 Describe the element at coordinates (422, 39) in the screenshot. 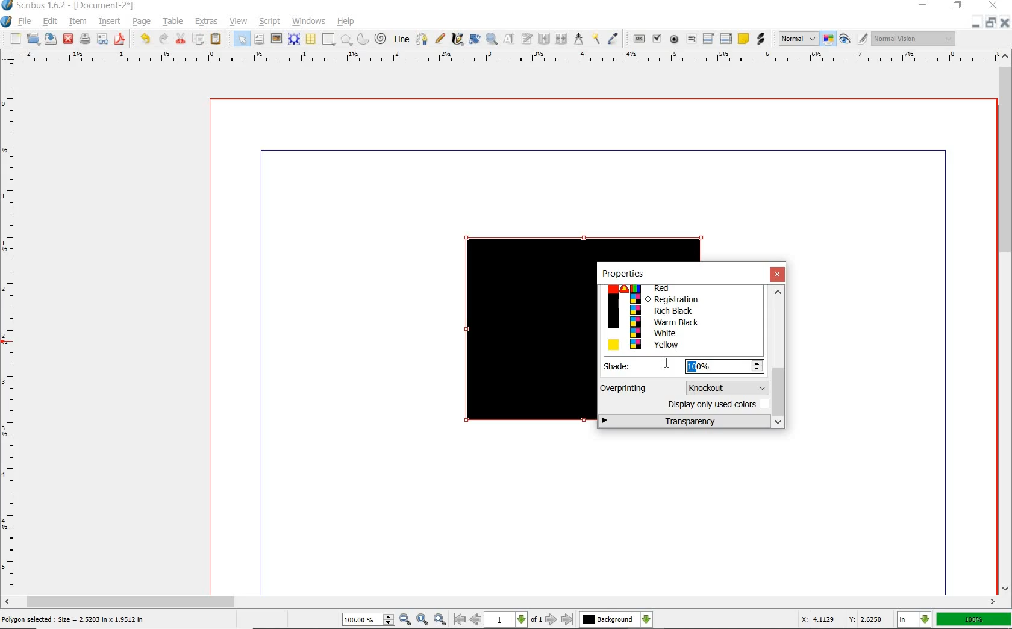

I see `bezier curve` at that location.